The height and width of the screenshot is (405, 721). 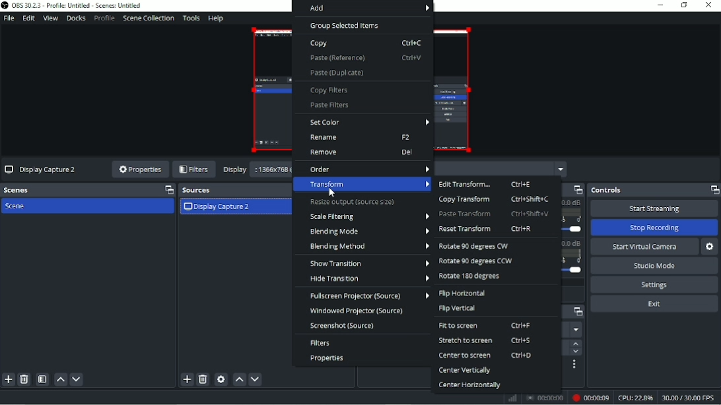 I want to click on Sources, so click(x=232, y=190).